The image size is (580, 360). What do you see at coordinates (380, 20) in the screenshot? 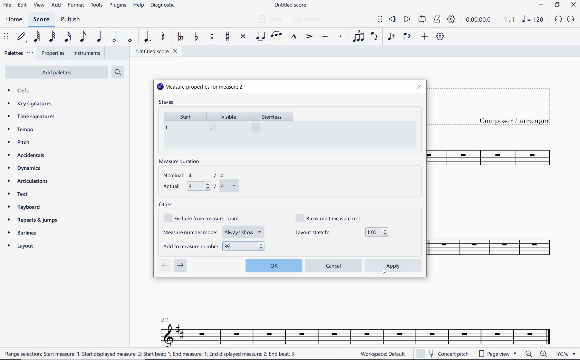
I see `SELECT TO MOVE` at bounding box center [380, 20].